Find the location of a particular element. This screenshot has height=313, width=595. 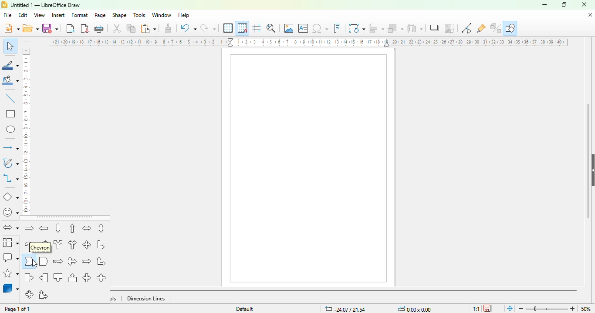

up arrow is located at coordinates (72, 229).